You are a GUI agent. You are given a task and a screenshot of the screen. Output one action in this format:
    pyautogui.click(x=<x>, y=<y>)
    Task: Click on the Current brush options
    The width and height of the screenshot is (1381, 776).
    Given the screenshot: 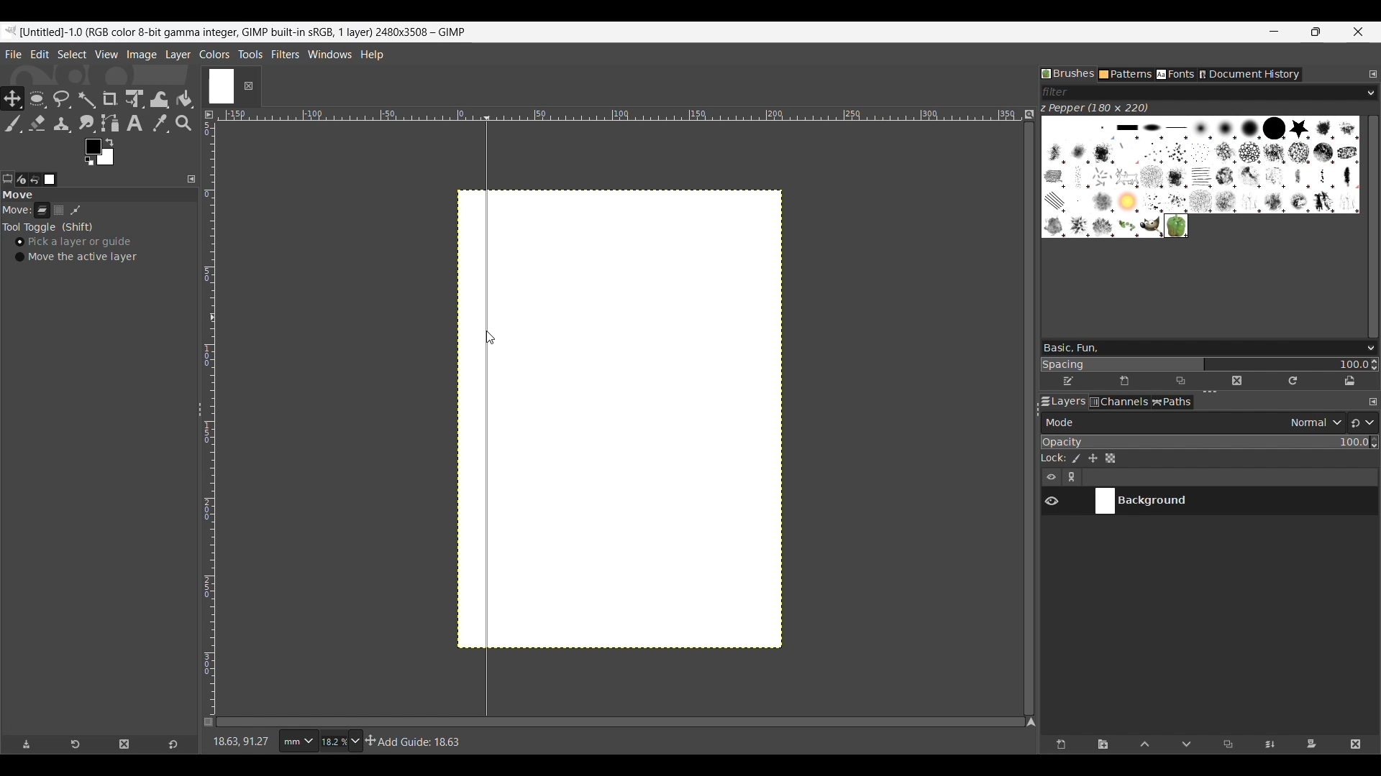 What is the action you would take?
    pyautogui.click(x=1200, y=177)
    